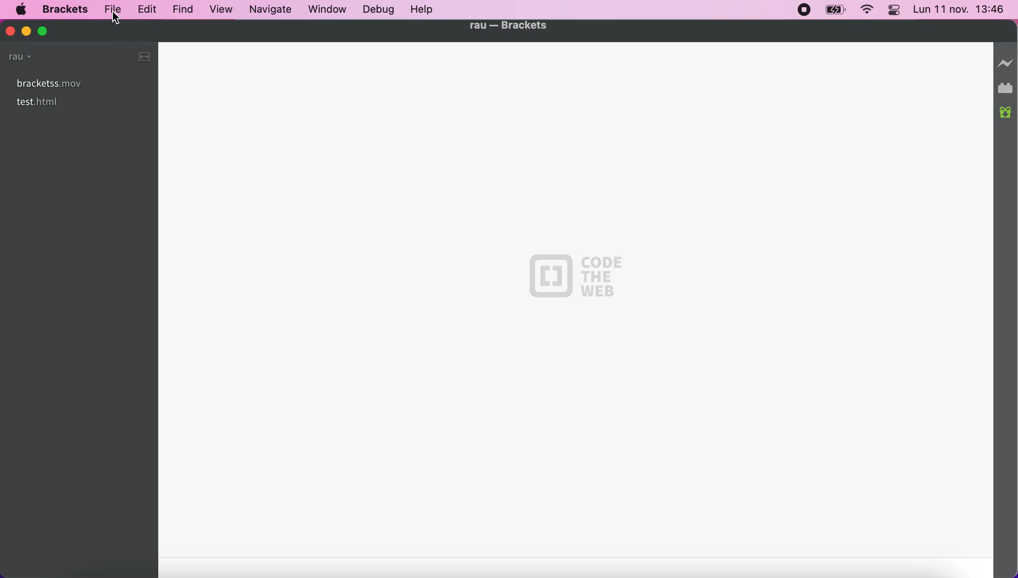 Image resolution: width=1018 pixels, height=578 pixels. Describe the element at coordinates (111, 9) in the screenshot. I see `file` at that location.